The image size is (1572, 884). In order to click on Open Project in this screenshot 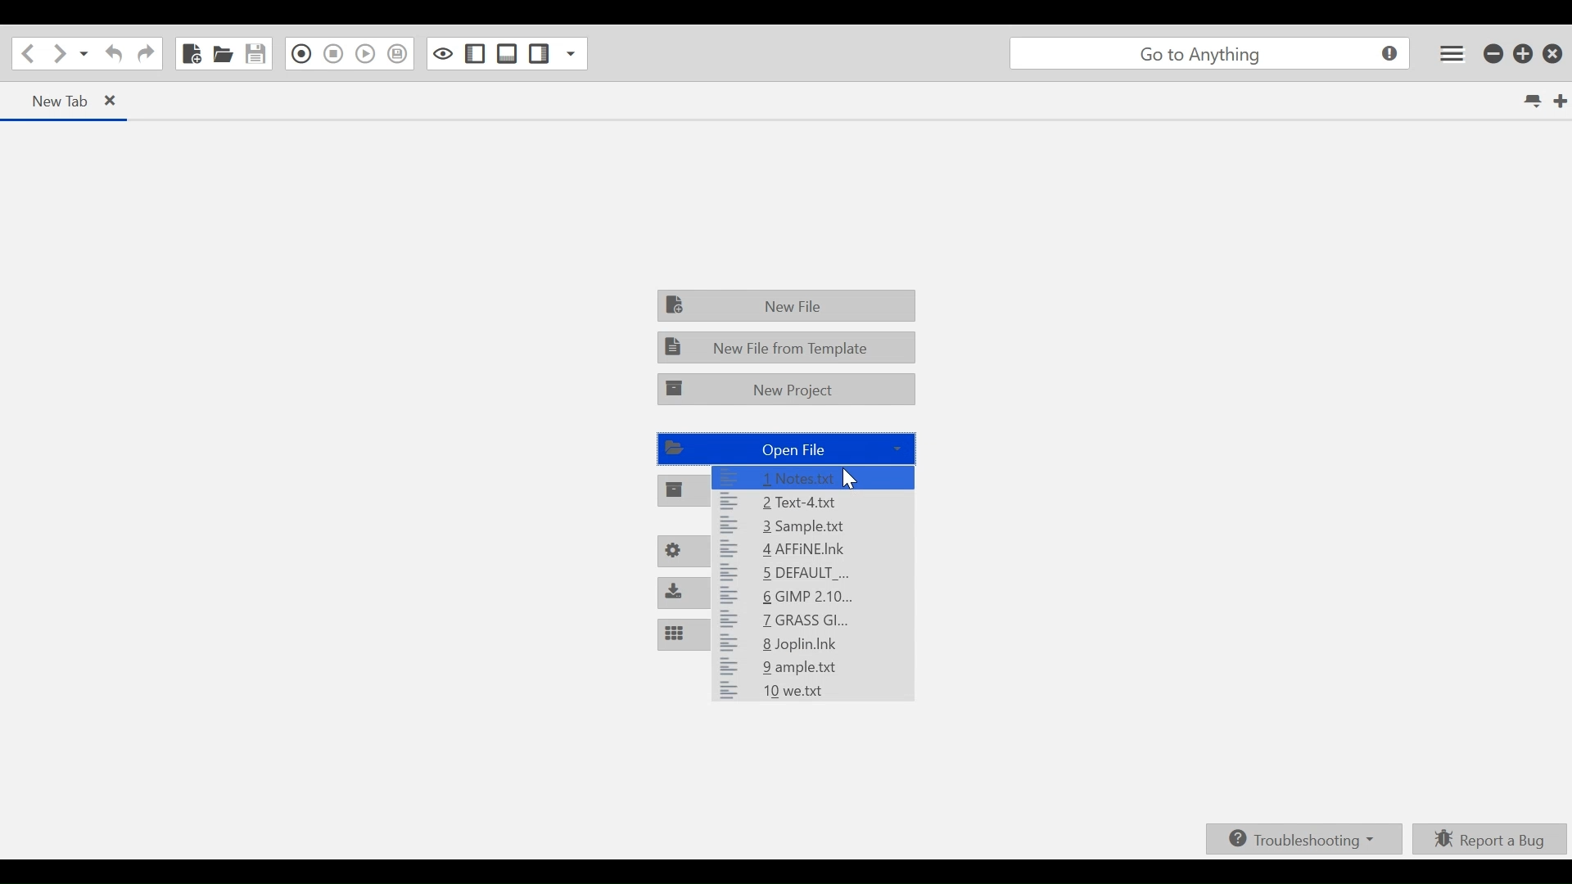, I will do `click(684, 492)`.